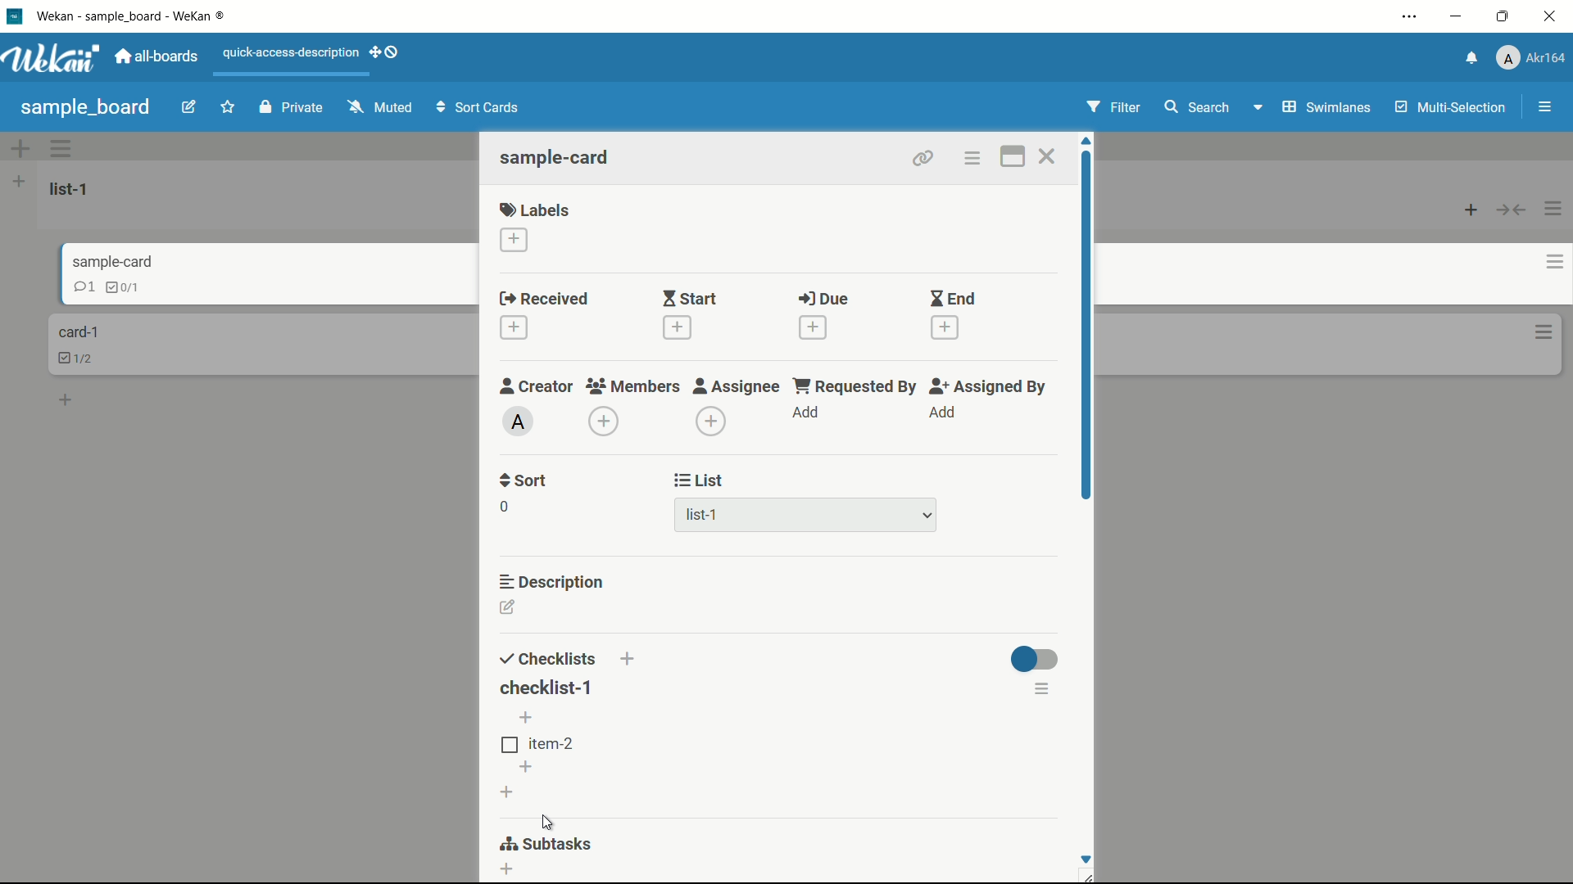 The width and height of the screenshot is (1573, 884). What do you see at coordinates (1554, 209) in the screenshot?
I see `list actions` at bounding box center [1554, 209].